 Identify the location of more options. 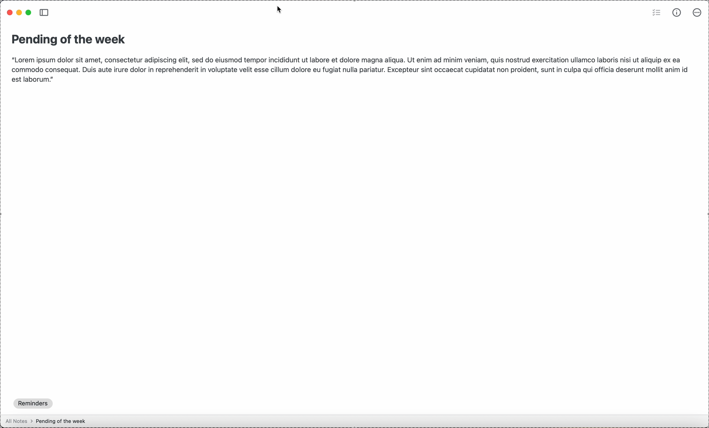
(697, 13).